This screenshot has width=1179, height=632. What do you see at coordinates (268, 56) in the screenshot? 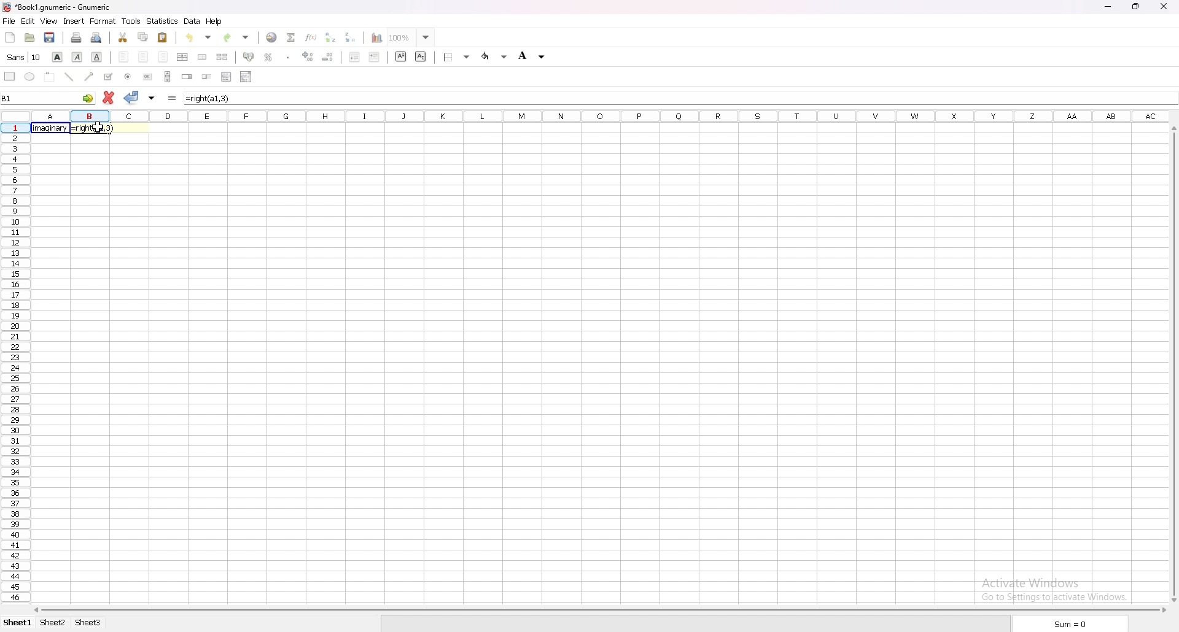
I see `percentage` at bounding box center [268, 56].